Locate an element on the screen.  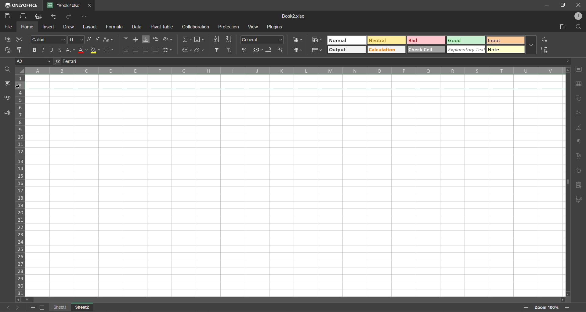
output is located at coordinates (347, 49).